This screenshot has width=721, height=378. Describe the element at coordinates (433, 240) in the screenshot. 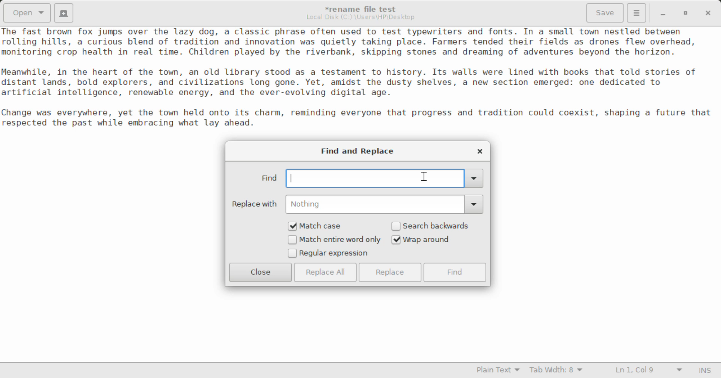

I see `Wrap around` at that location.